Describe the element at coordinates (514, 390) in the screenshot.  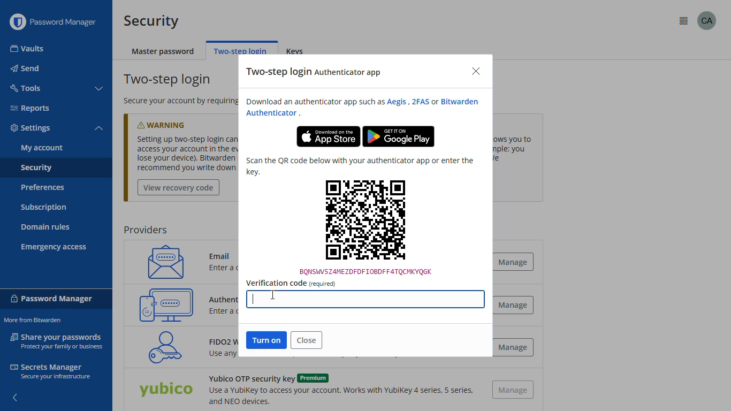
I see `manage` at that location.